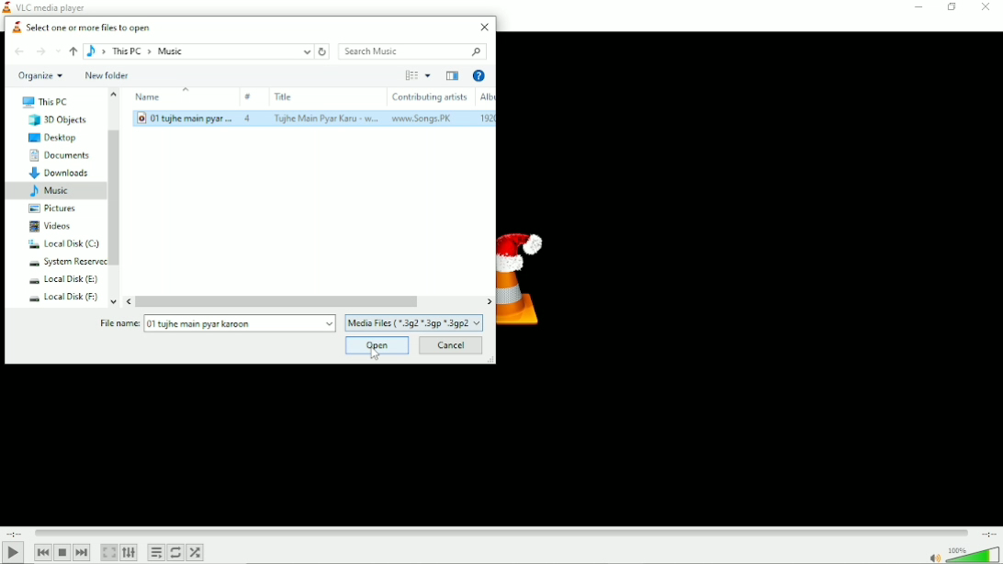 The image size is (1003, 564). Describe the element at coordinates (323, 51) in the screenshot. I see `Refresh` at that location.